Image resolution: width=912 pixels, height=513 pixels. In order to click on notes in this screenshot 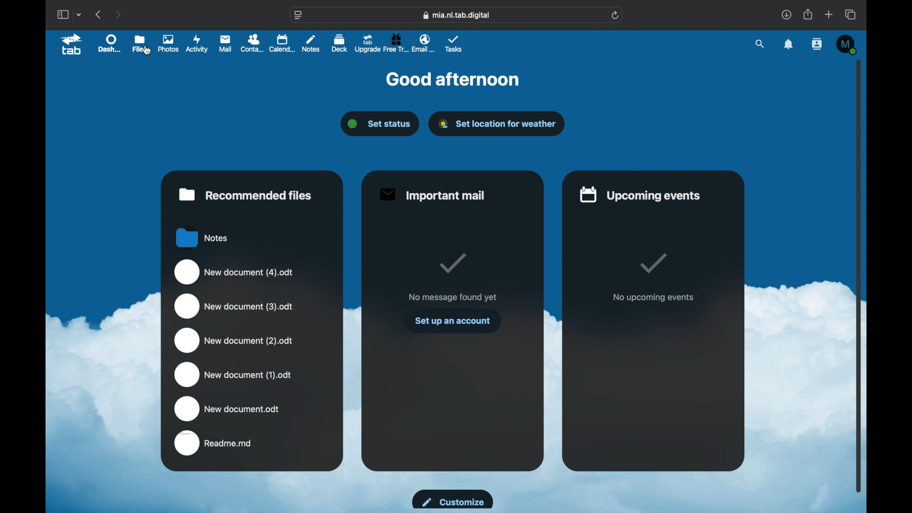, I will do `click(311, 43)`.